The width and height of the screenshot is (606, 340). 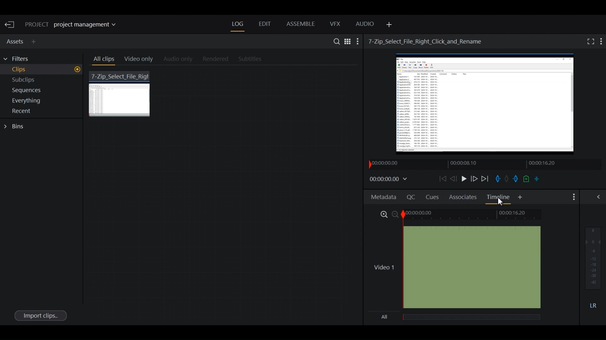 I want to click on Add Panel, so click(x=35, y=42).